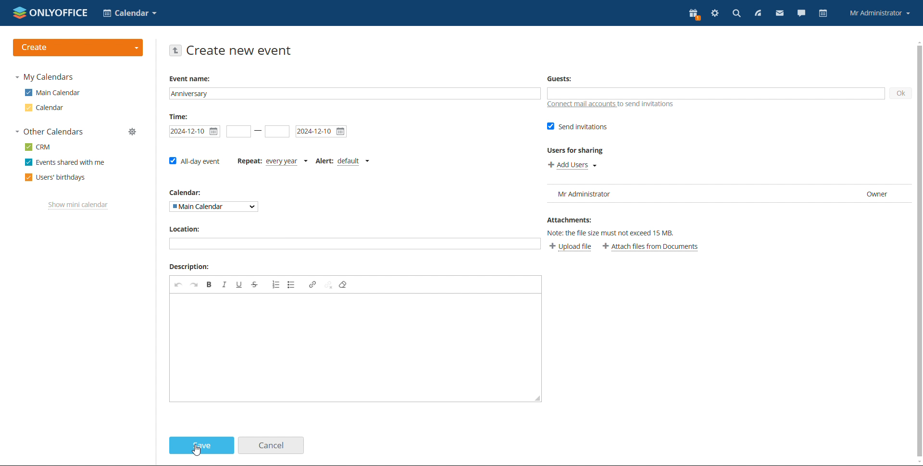 Image resolution: width=923 pixels, height=466 pixels. I want to click on calendar, so click(44, 109).